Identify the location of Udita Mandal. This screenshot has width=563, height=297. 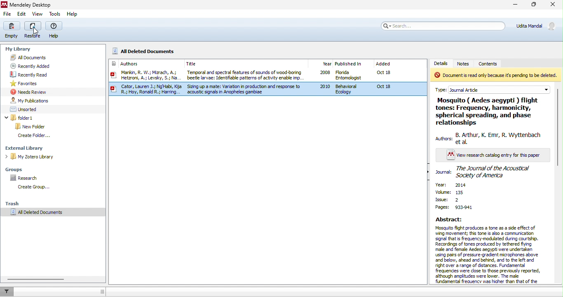
(538, 26).